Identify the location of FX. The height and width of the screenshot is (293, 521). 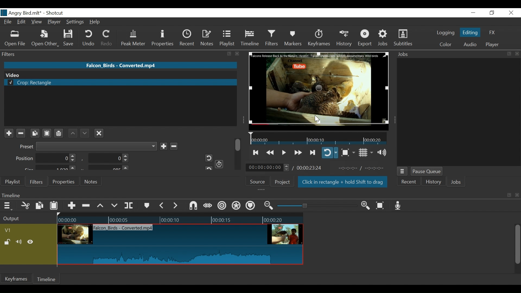
(491, 33).